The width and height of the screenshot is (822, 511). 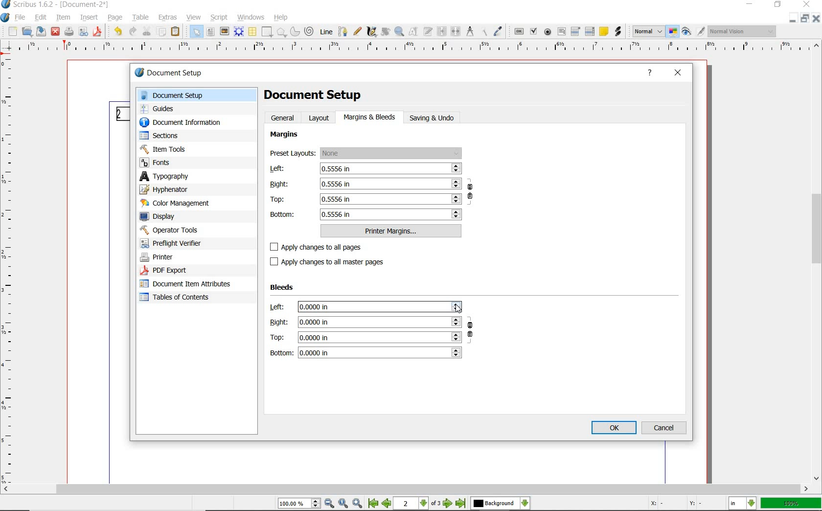 I want to click on document setup, so click(x=314, y=94).